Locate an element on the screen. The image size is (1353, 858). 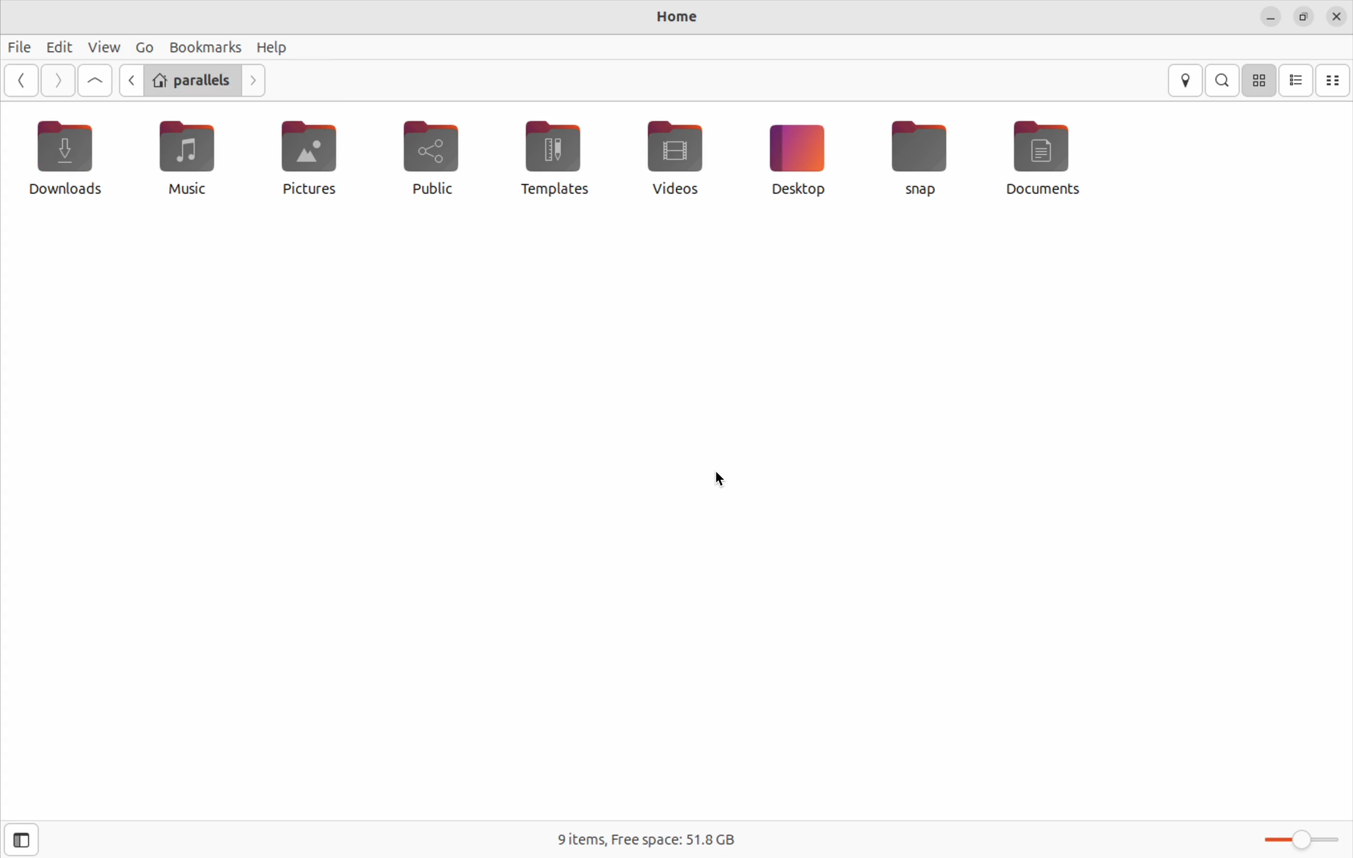
bookmarks is located at coordinates (205, 46).